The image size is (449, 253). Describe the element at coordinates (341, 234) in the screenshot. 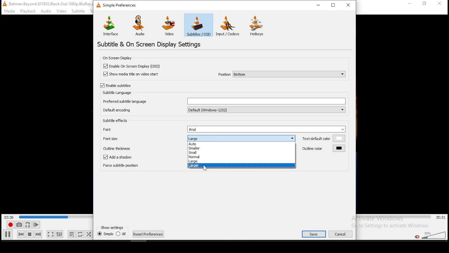

I see `cancel` at that location.